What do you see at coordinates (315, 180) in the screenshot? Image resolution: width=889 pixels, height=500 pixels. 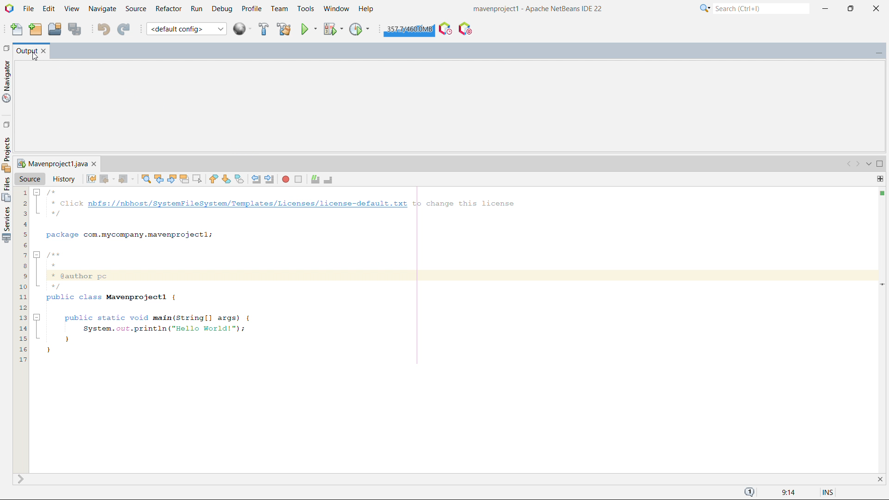 I see `comment` at bounding box center [315, 180].